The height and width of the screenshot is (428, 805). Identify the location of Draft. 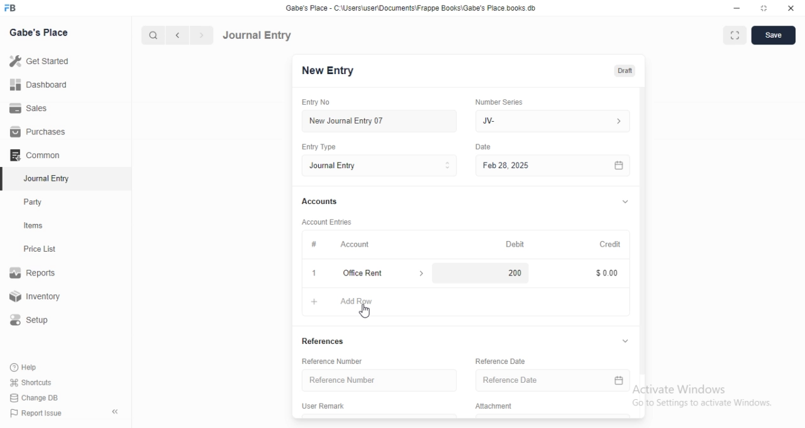
(625, 71).